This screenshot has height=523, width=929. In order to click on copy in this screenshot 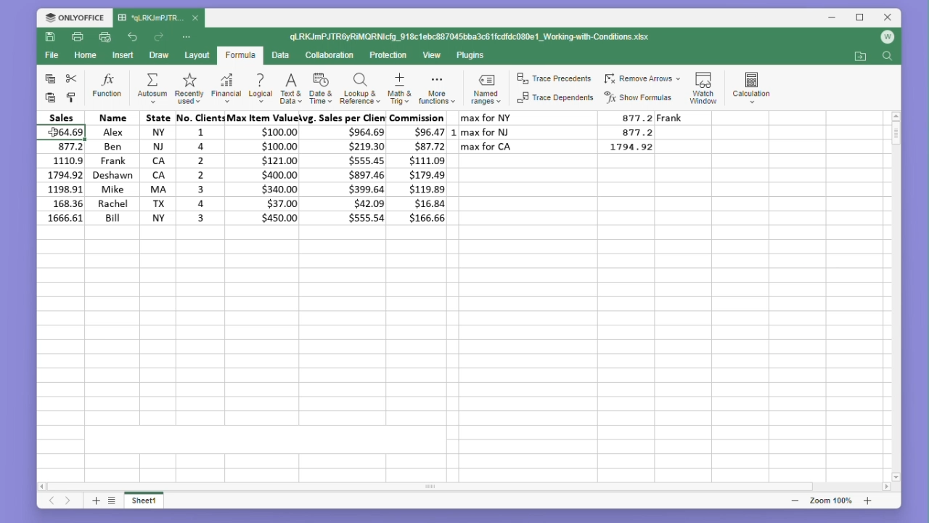, I will do `click(48, 78)`.